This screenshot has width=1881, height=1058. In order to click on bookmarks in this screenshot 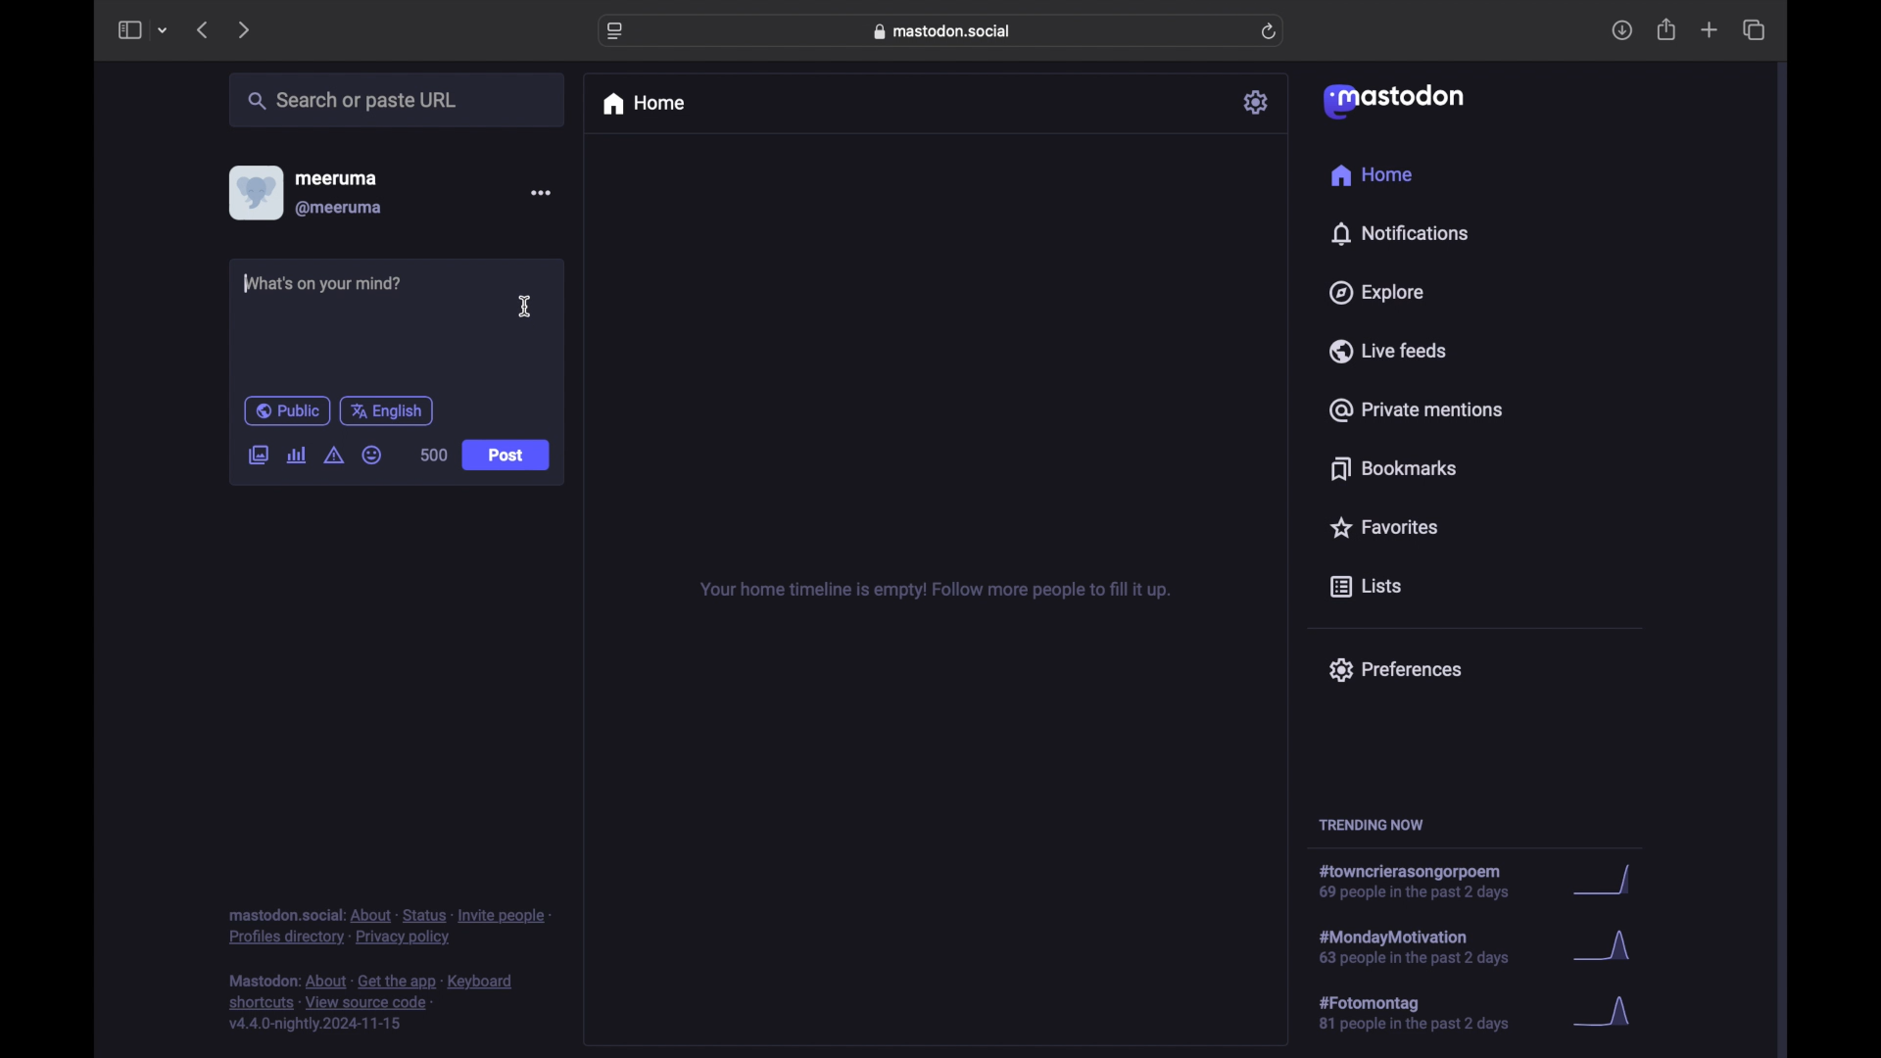, I will do `click(1393, 468)`.